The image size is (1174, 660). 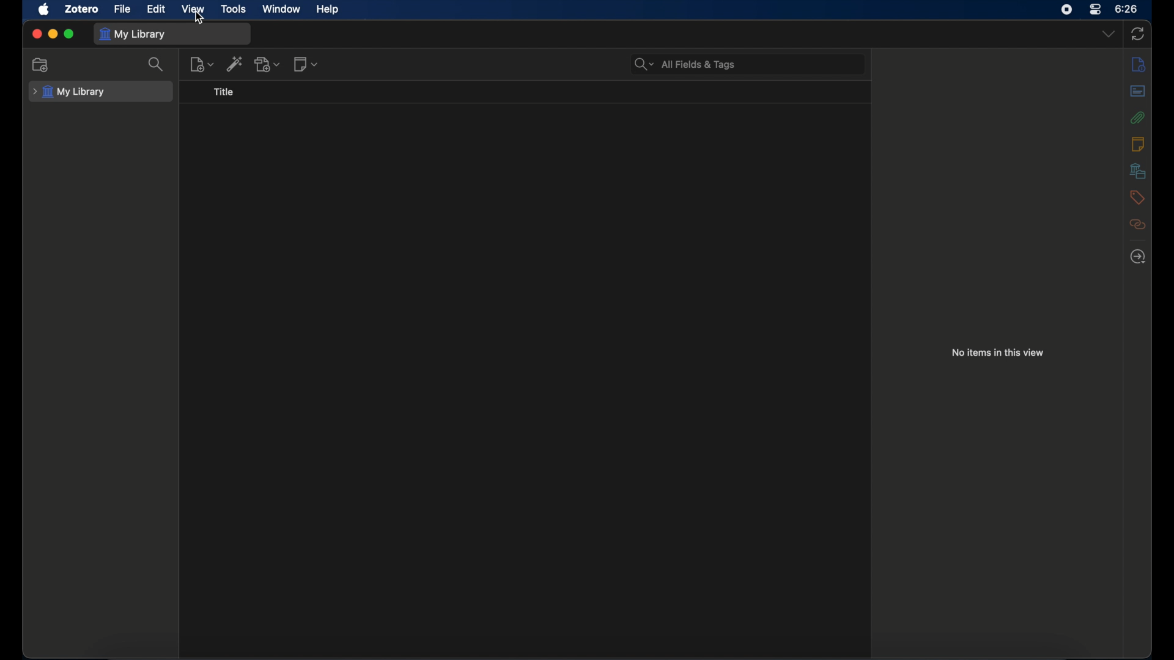 I want to click on notes, so click(x=1139, y=144).